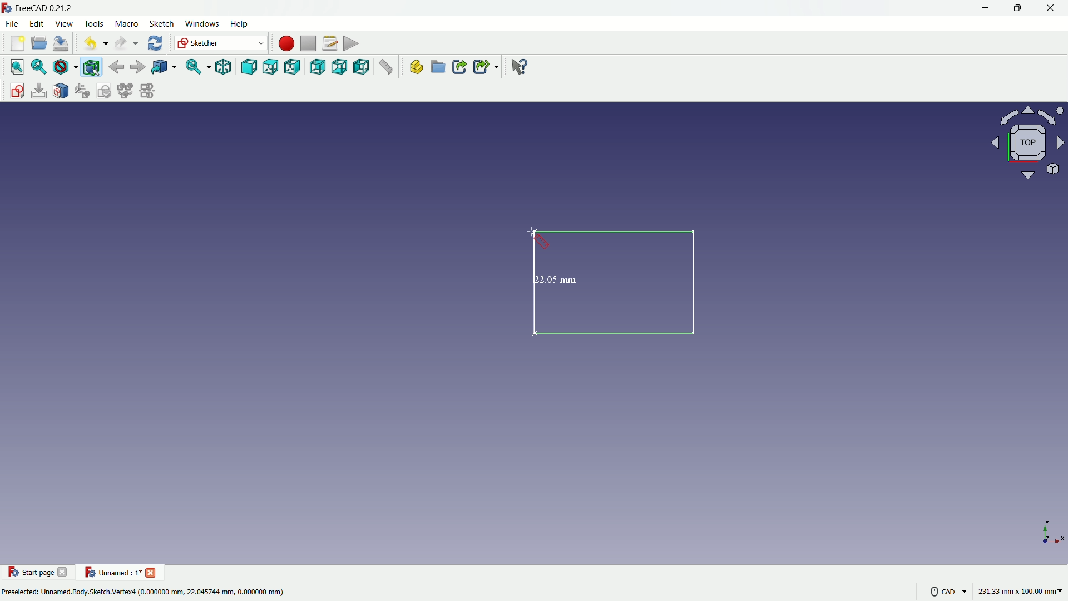 The image size is (1068, 601). Describe the element at coordinates (7, 8) in the screenshot. I see `FreeCAD logo` at that location.